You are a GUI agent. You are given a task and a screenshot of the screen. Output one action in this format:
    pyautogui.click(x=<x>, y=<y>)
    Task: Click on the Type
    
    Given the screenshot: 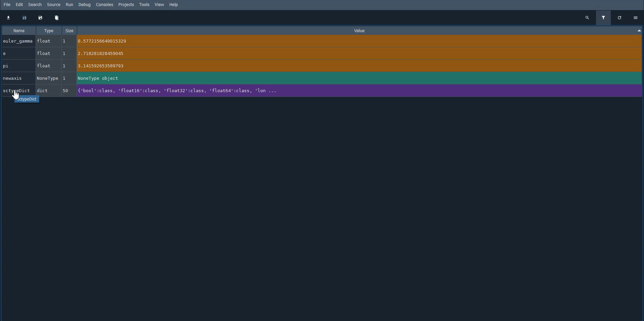 What is the action you would take?
    pyautogui.click(x=49, y=30)
    